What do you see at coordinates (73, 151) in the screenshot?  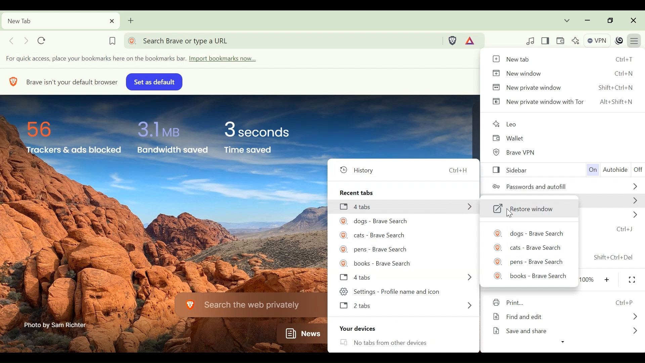 I see `Trackers & ads Blocked` at bounding box center [73, 151].